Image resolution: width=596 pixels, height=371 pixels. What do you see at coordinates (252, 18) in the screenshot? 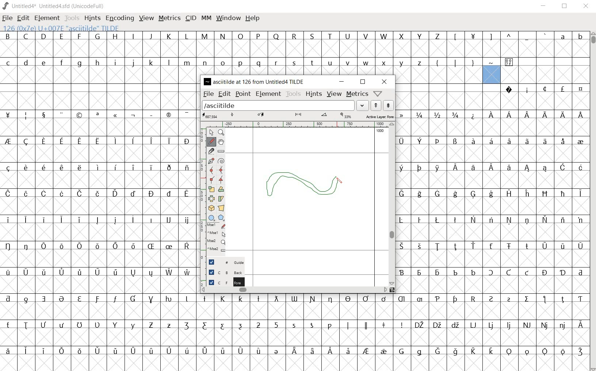
I see `HELP` at bounding box center [252, 18].